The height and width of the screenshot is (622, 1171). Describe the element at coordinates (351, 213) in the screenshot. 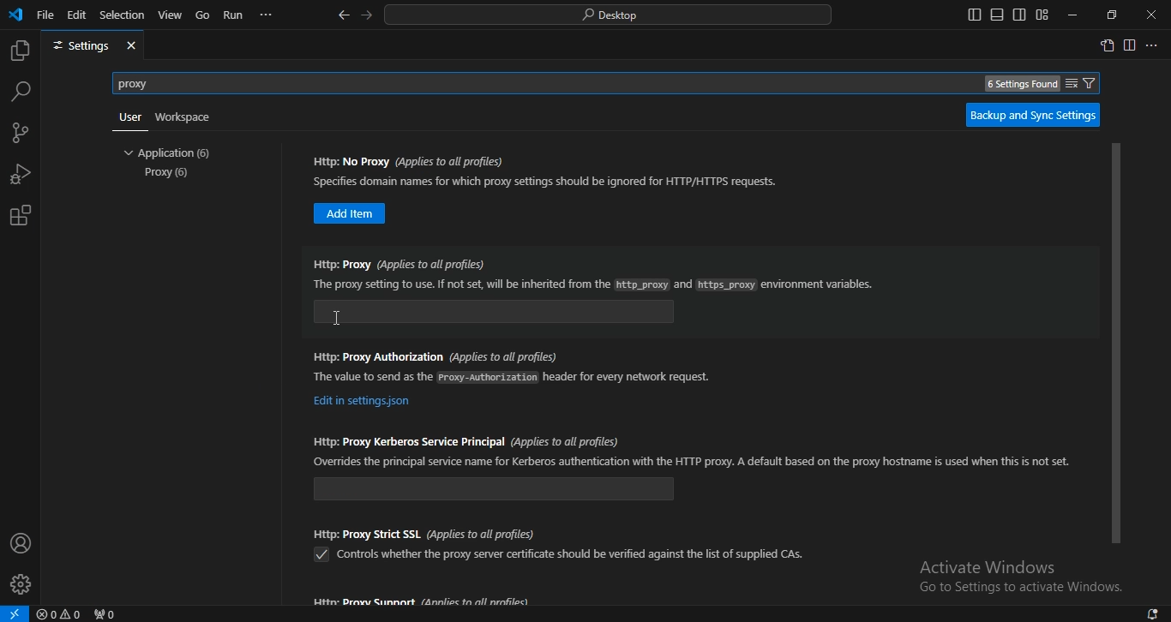

I see `https: no proxy` at that location.